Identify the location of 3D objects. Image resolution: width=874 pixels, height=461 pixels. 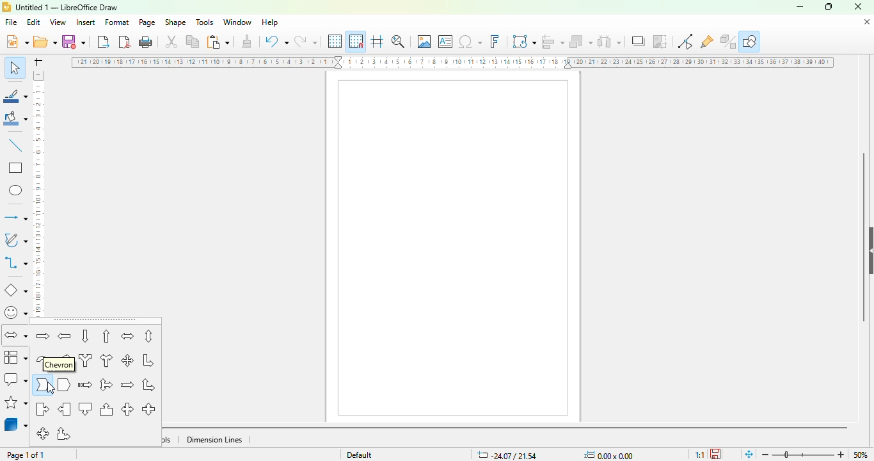
(16, 423).